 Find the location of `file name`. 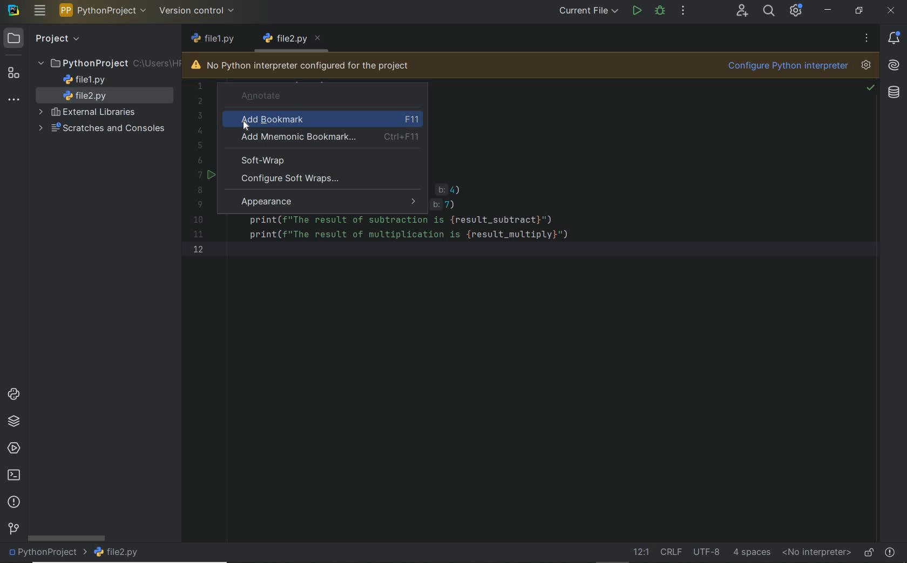

file name is located at coordinates (220, 40).